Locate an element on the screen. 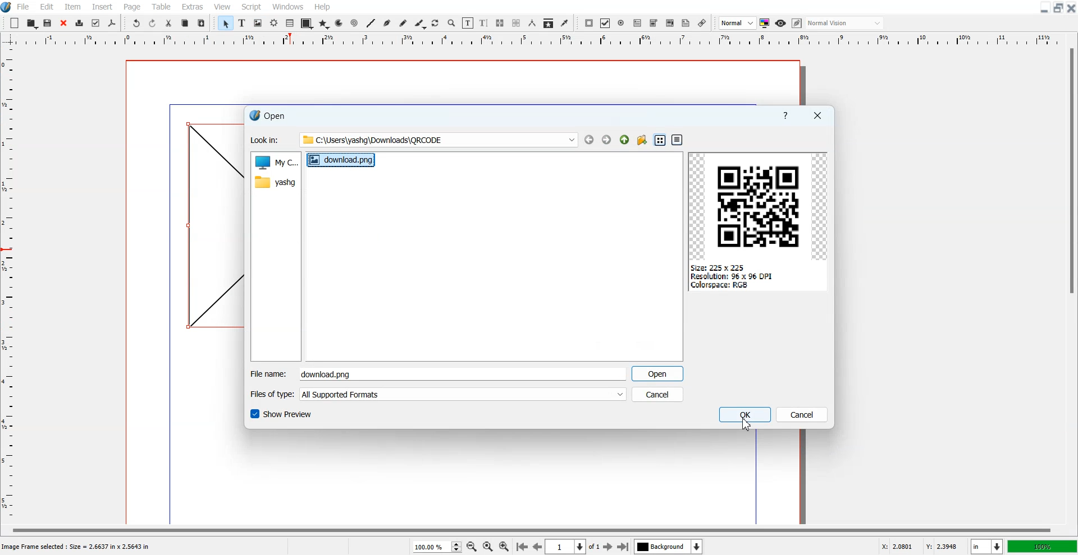 This screenshot has height=555, width=1078. Polygon is located at coordinates (324, 25).